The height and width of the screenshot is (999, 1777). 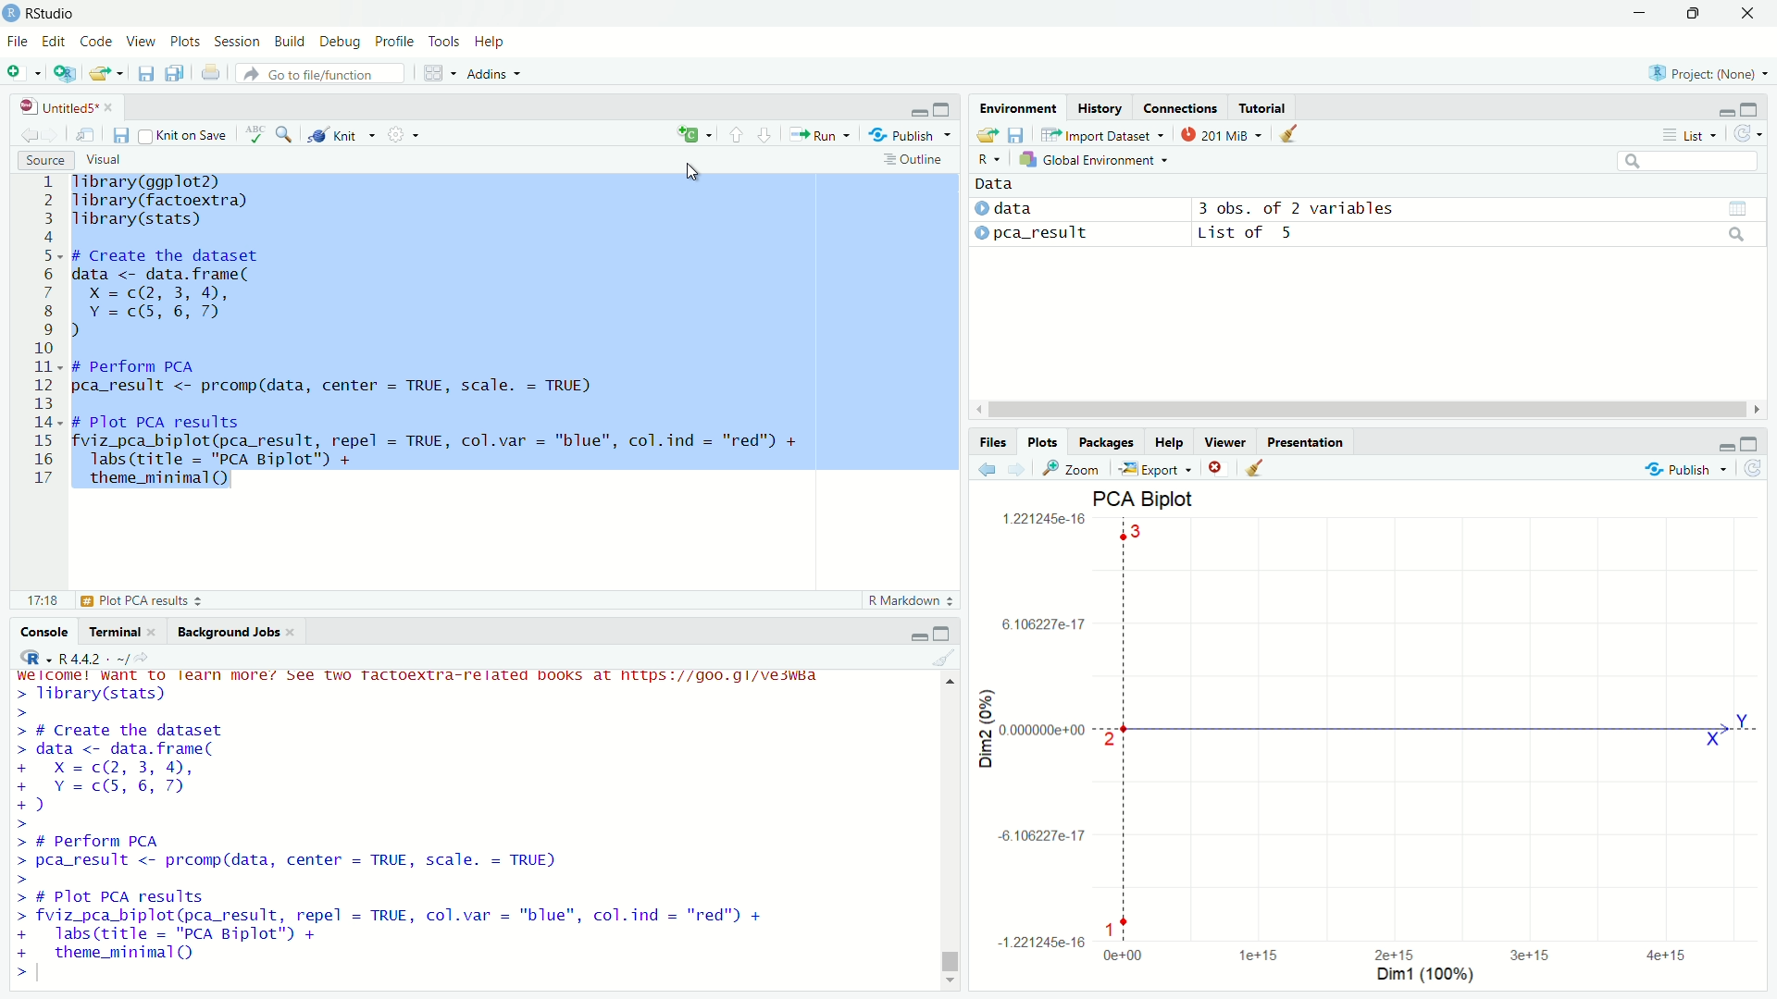 I want to click on go back to previous source, so click(x=26, y=136).